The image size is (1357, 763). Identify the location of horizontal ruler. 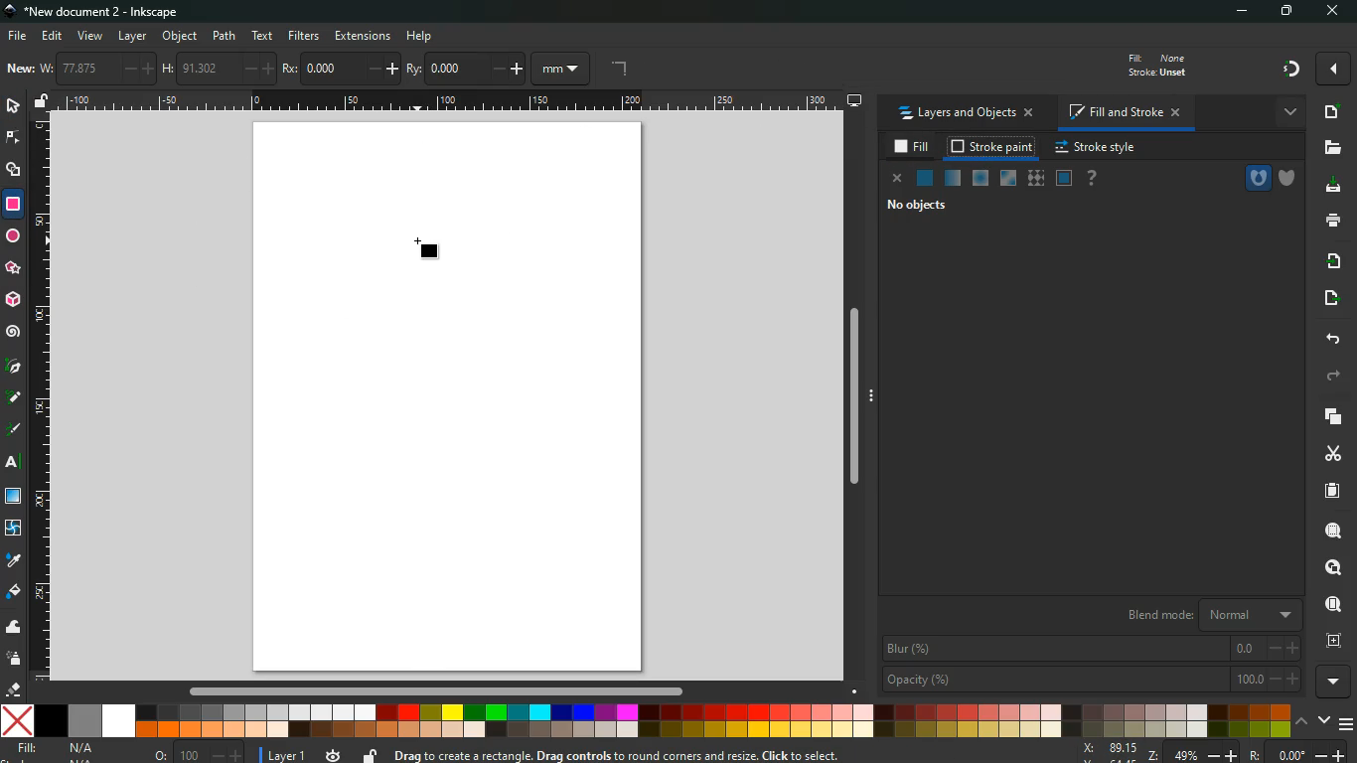
(445, 103).